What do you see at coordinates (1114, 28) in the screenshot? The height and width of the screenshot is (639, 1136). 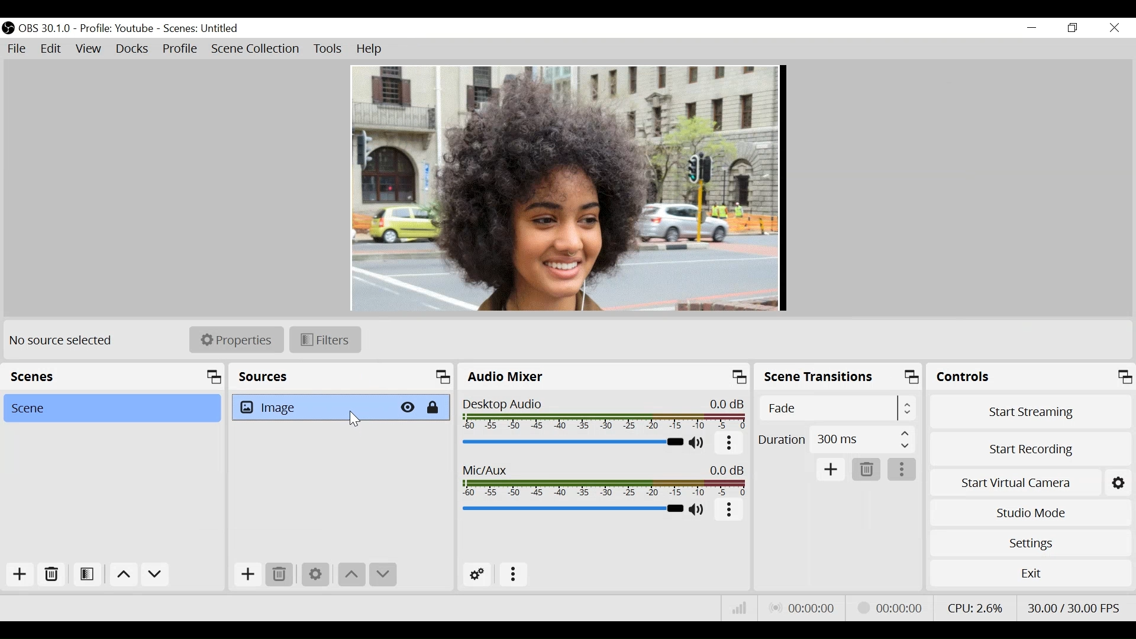 I see `Close` at bounding box center [1114, 28].